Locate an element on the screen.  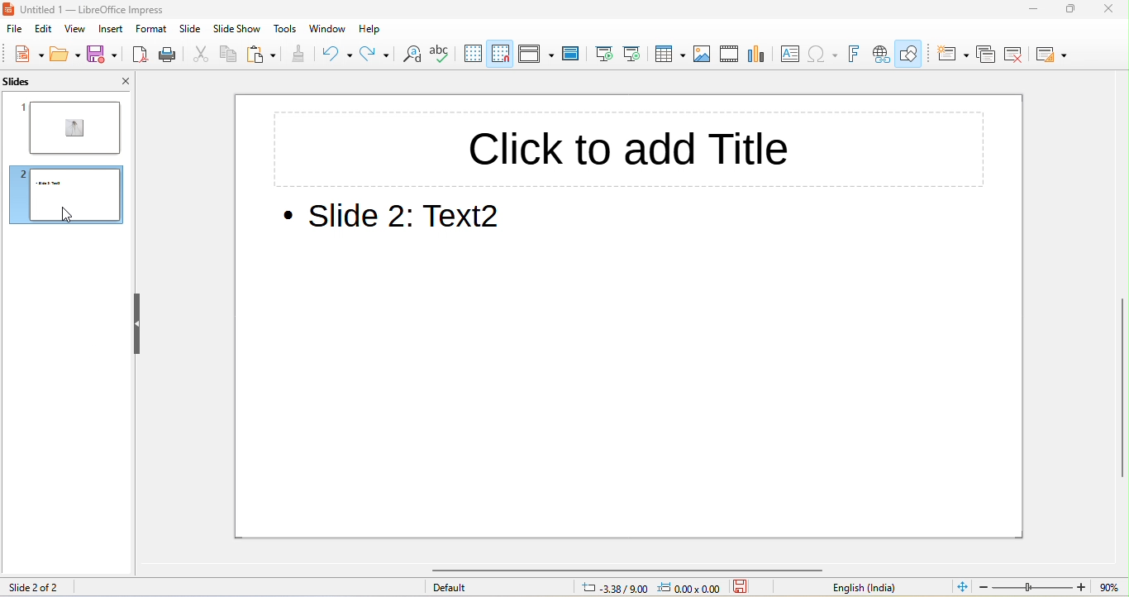
duplicate slide is located at coordinates (986, 54).